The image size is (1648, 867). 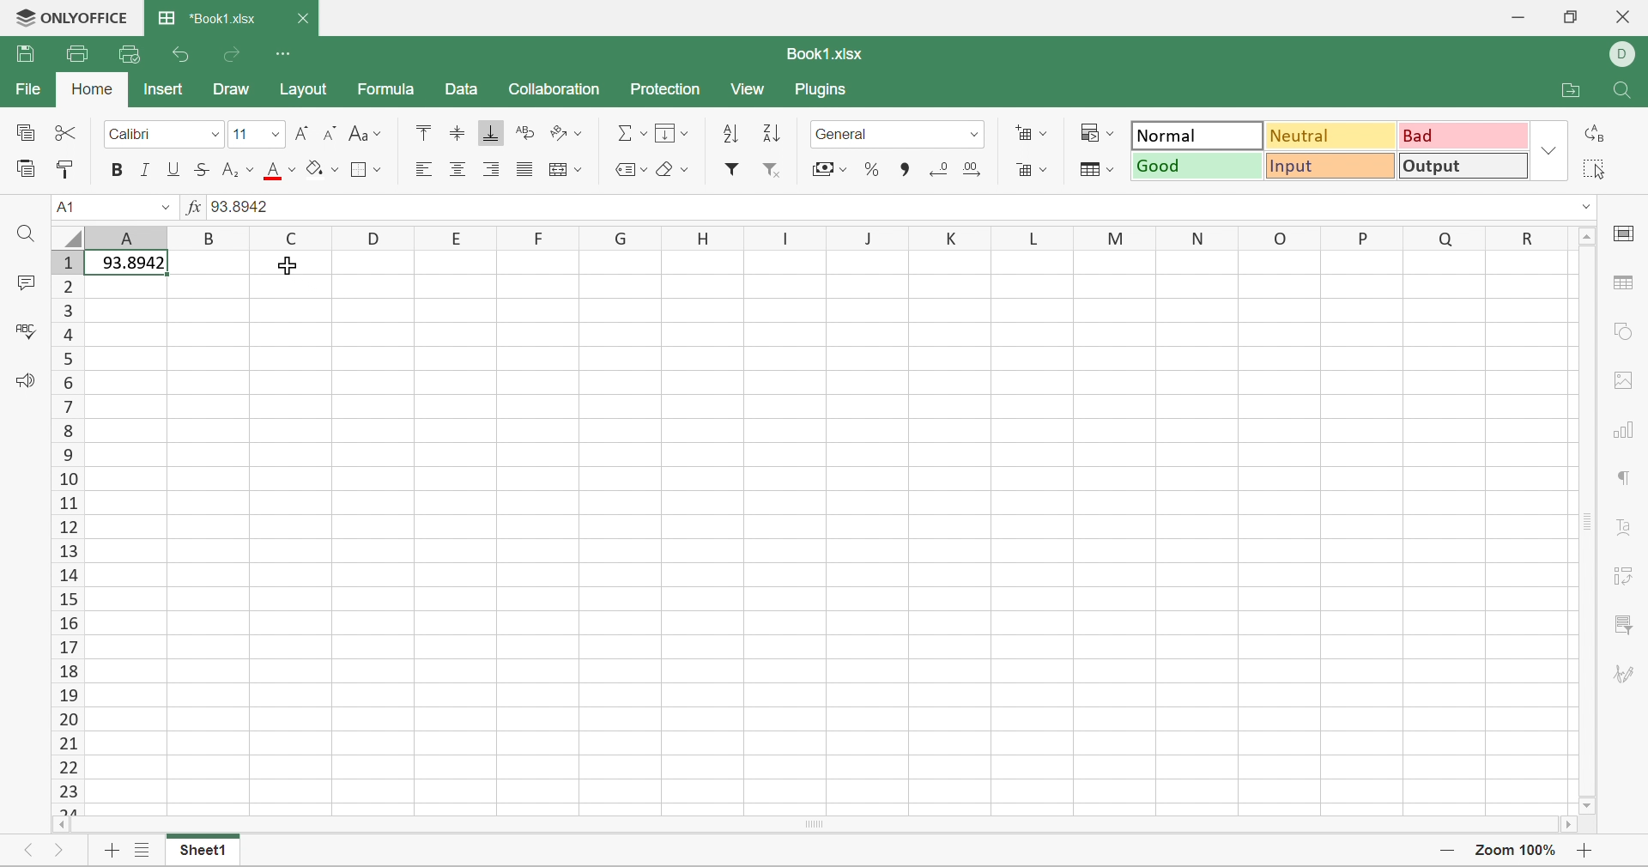 What do you see at coordinates (421, 130) in the screenshot?
I see `Align Top` at bounding box center [421, 130].